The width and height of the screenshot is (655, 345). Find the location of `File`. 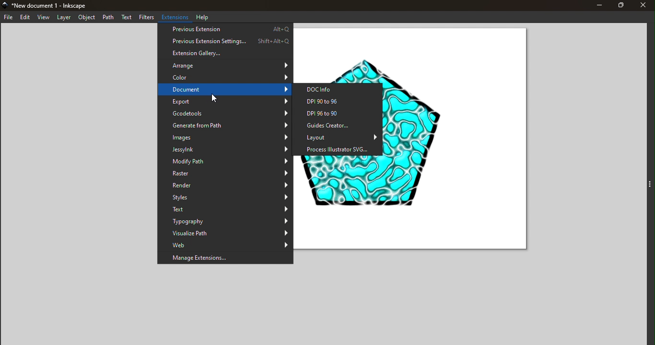

File is located at coordinates (9, 17).